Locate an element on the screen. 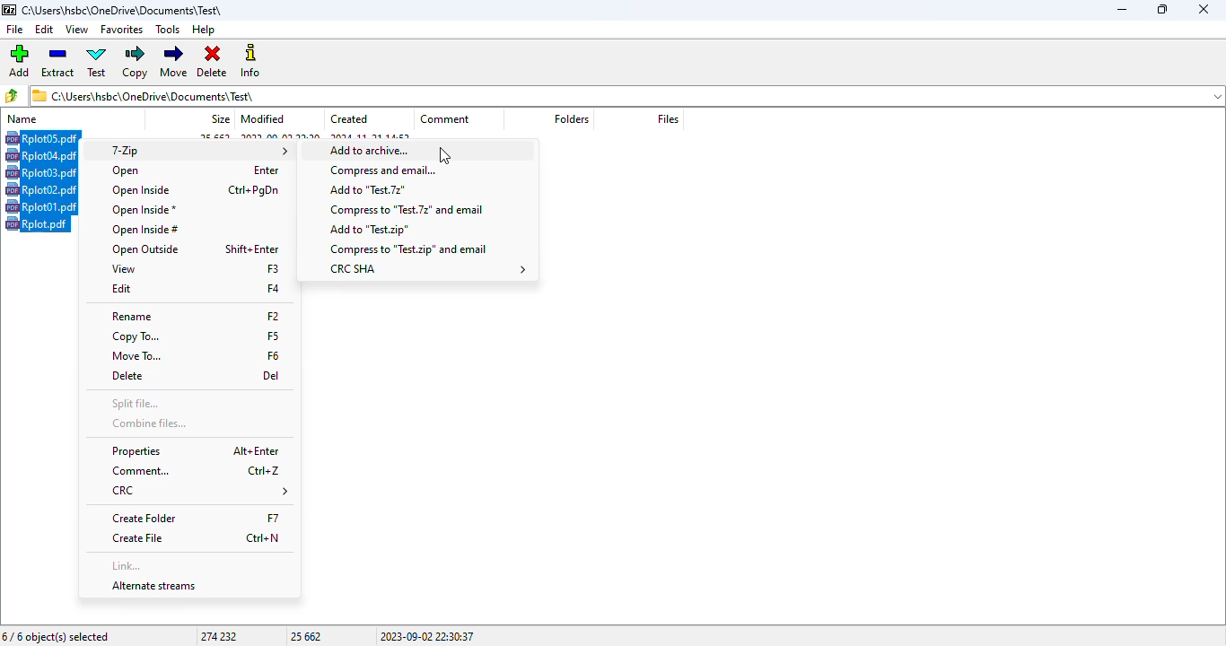 The width and height of the screenshot is (1226, 646). folders is located at coordinates (571, 119).